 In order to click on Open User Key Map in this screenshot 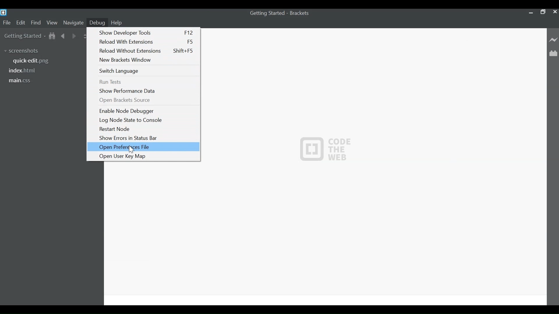, I will do `click(146, 156)`.